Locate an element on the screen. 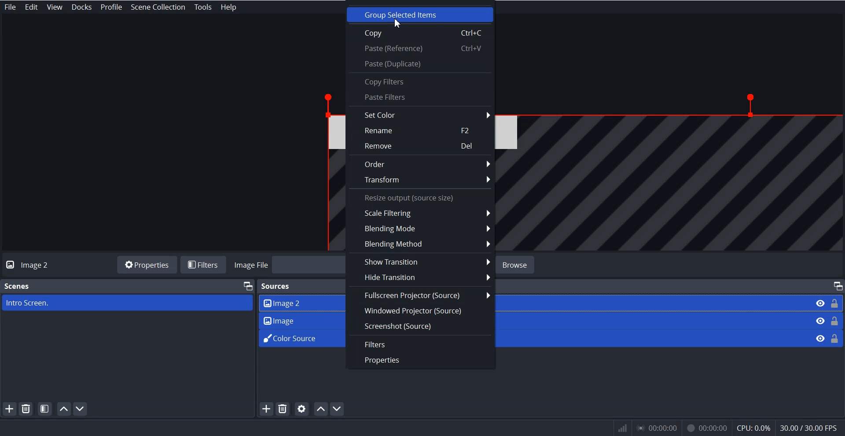 The width and height of the screenshot is (845, 436). Order is located at coordinates (419, 164).